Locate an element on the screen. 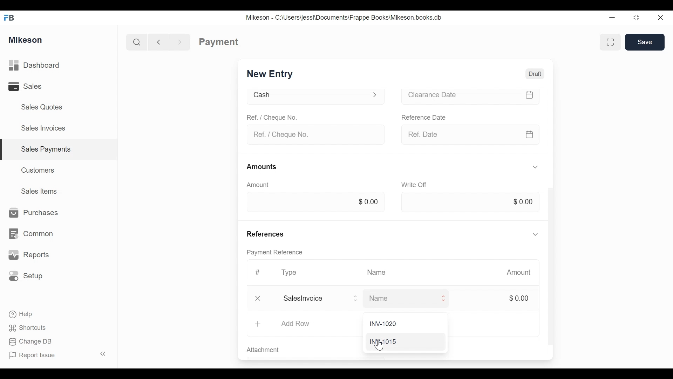  Name is located at coordinates (378, 272).